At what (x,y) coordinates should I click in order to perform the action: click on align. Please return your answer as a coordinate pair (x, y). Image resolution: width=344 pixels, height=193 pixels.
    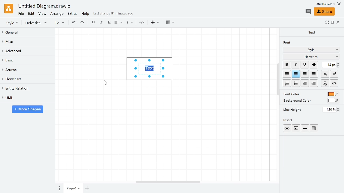
    Looking at the image, I should click on (118, 23).